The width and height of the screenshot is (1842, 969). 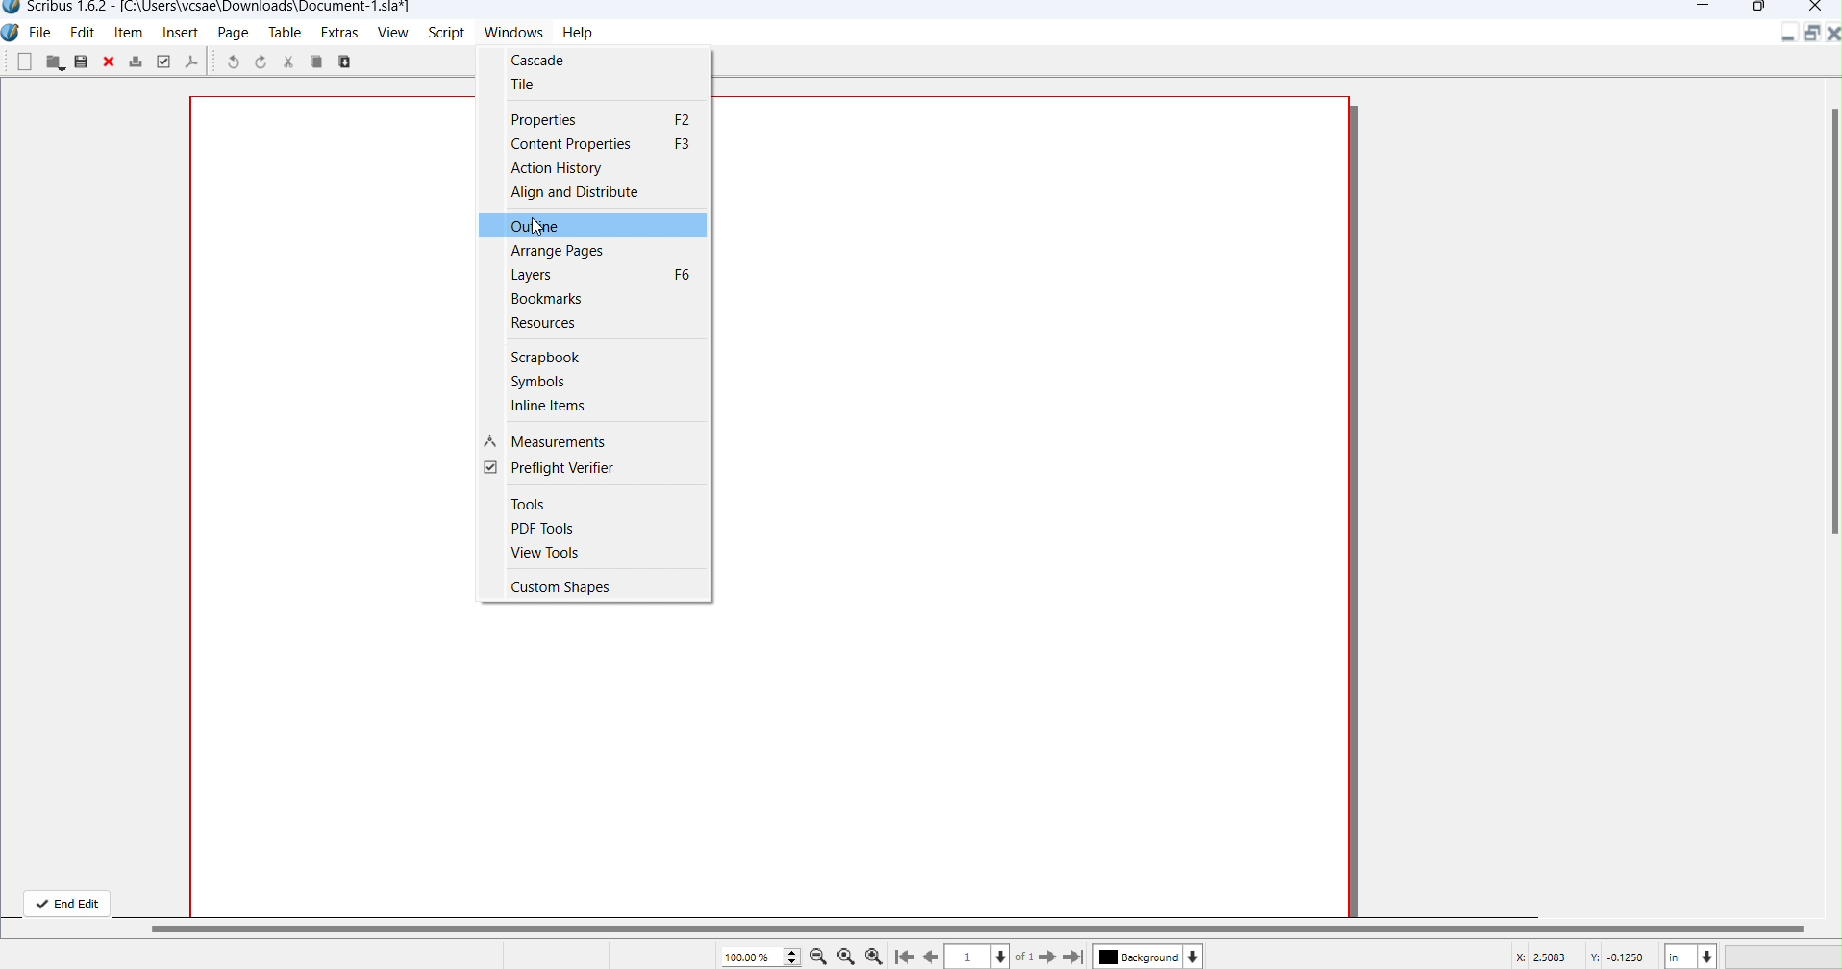 What do you see at coordinates (537, 229) in the screenshot?
I see `cursor` at bounding box center [537, 229].